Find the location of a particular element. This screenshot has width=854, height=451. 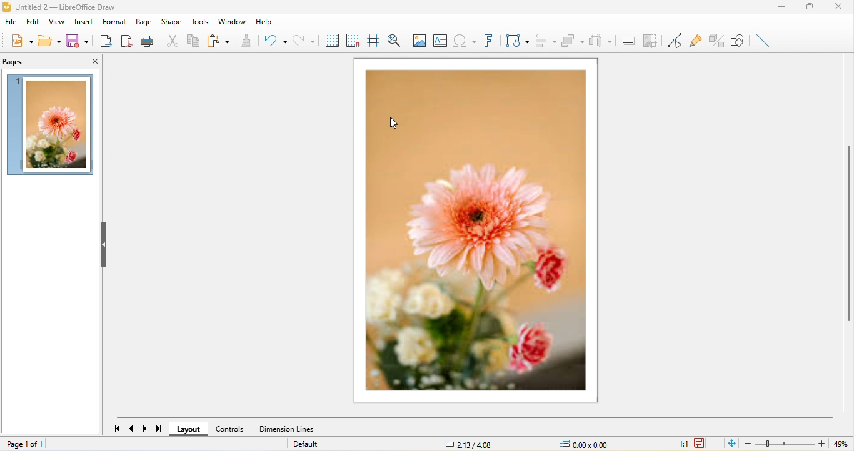

snap to grid is located at coordinates (353, 38).